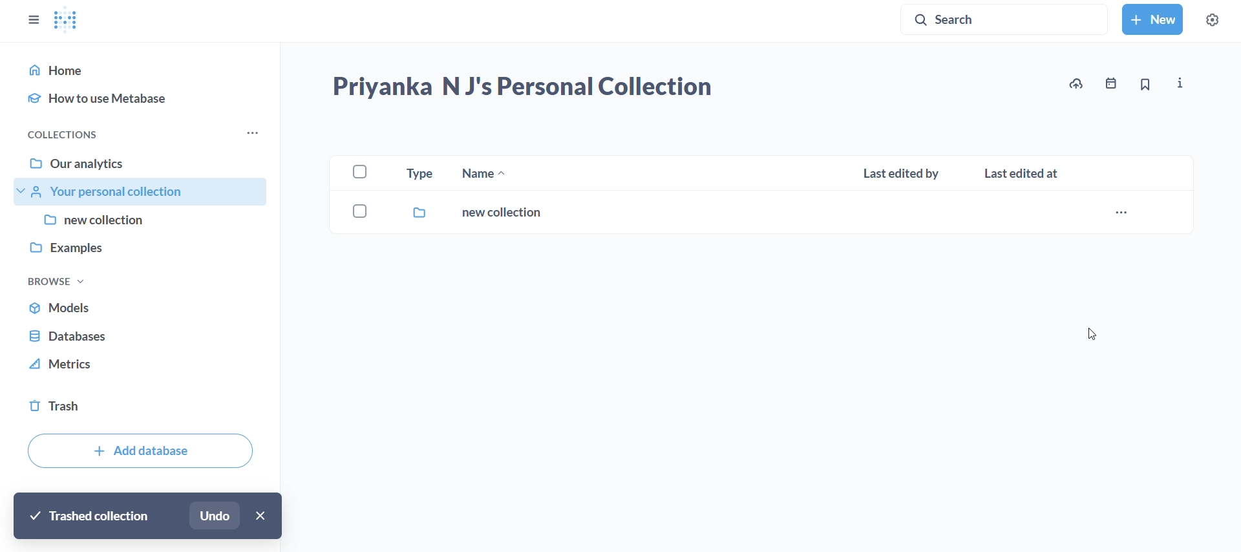  Describe the element at coordinates (1153, 20) in the screenshot. I see `new` at that location.